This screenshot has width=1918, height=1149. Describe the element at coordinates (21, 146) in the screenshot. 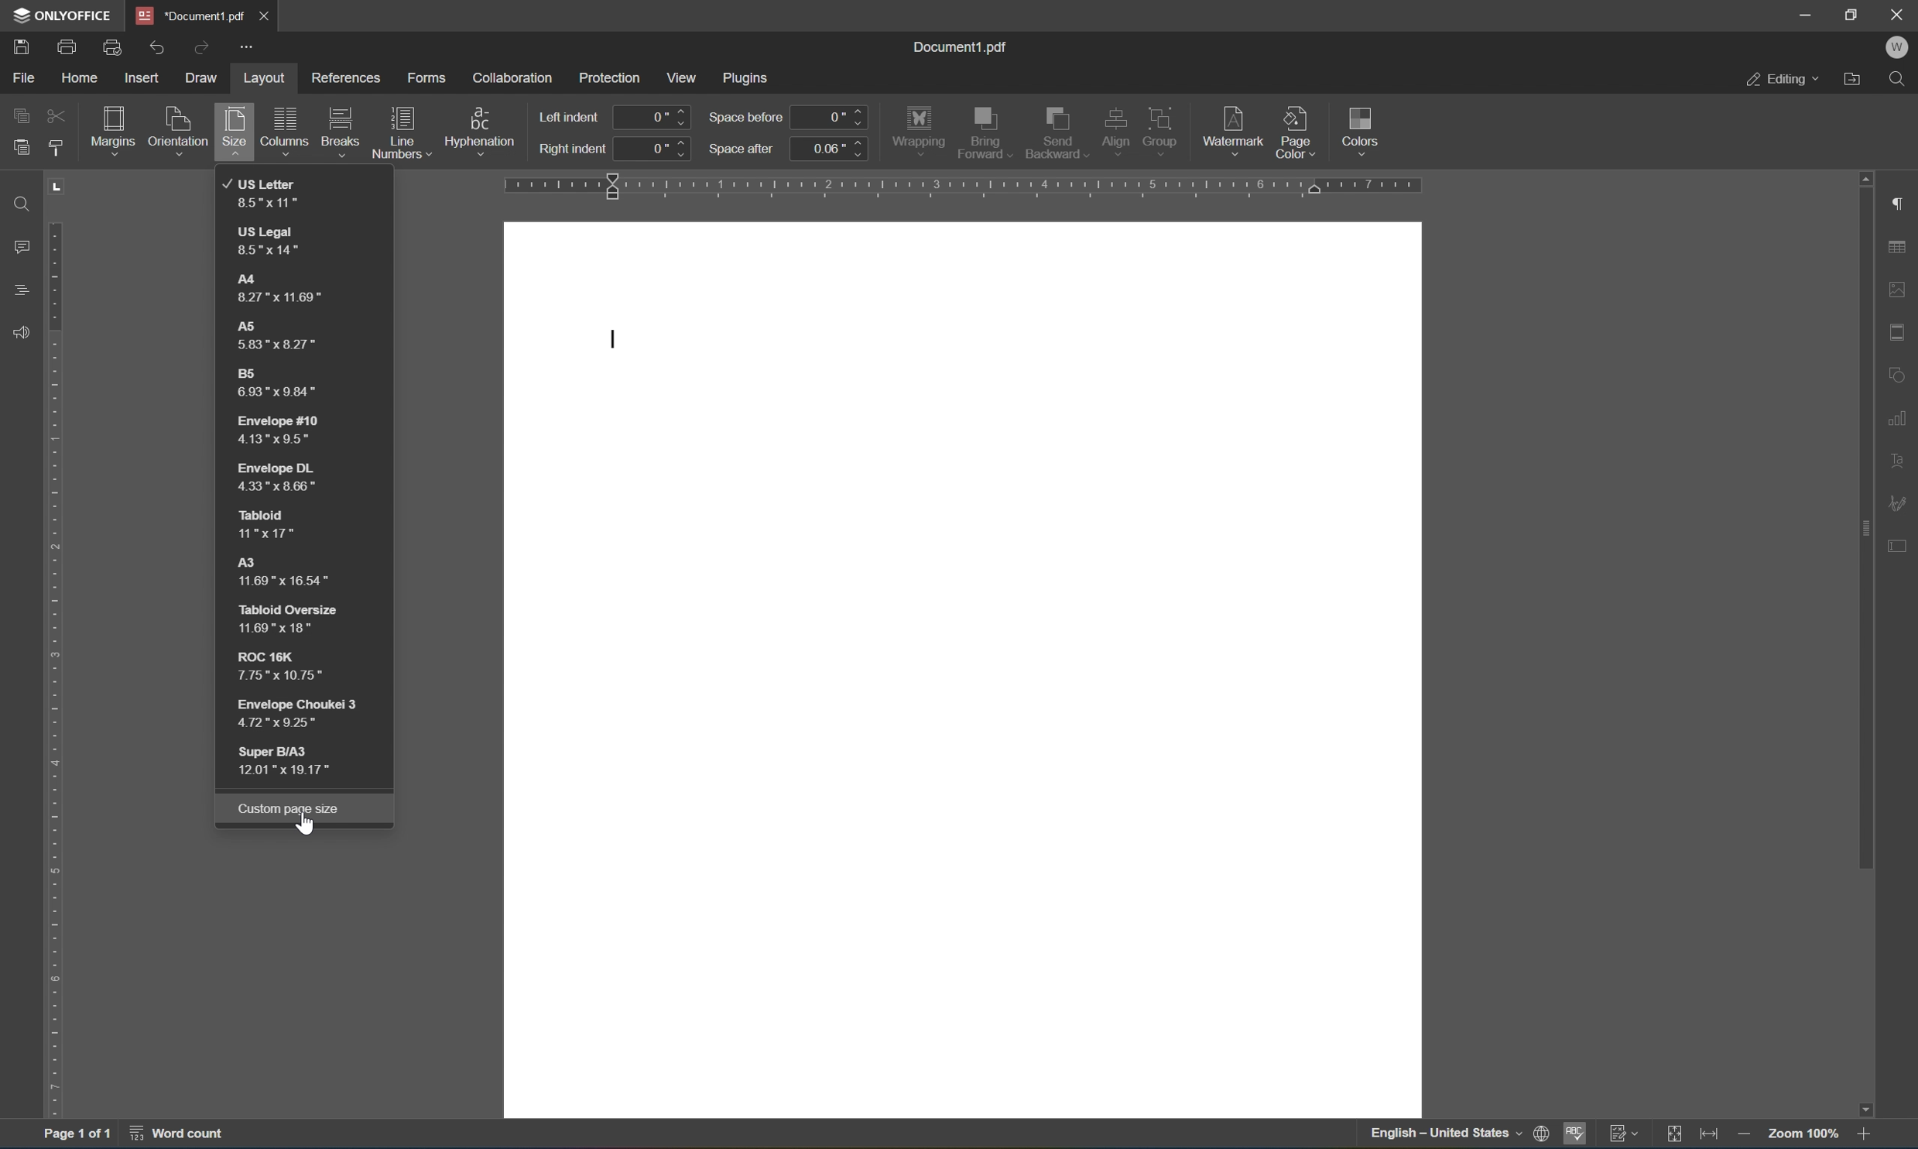

I see `paste` at that location.